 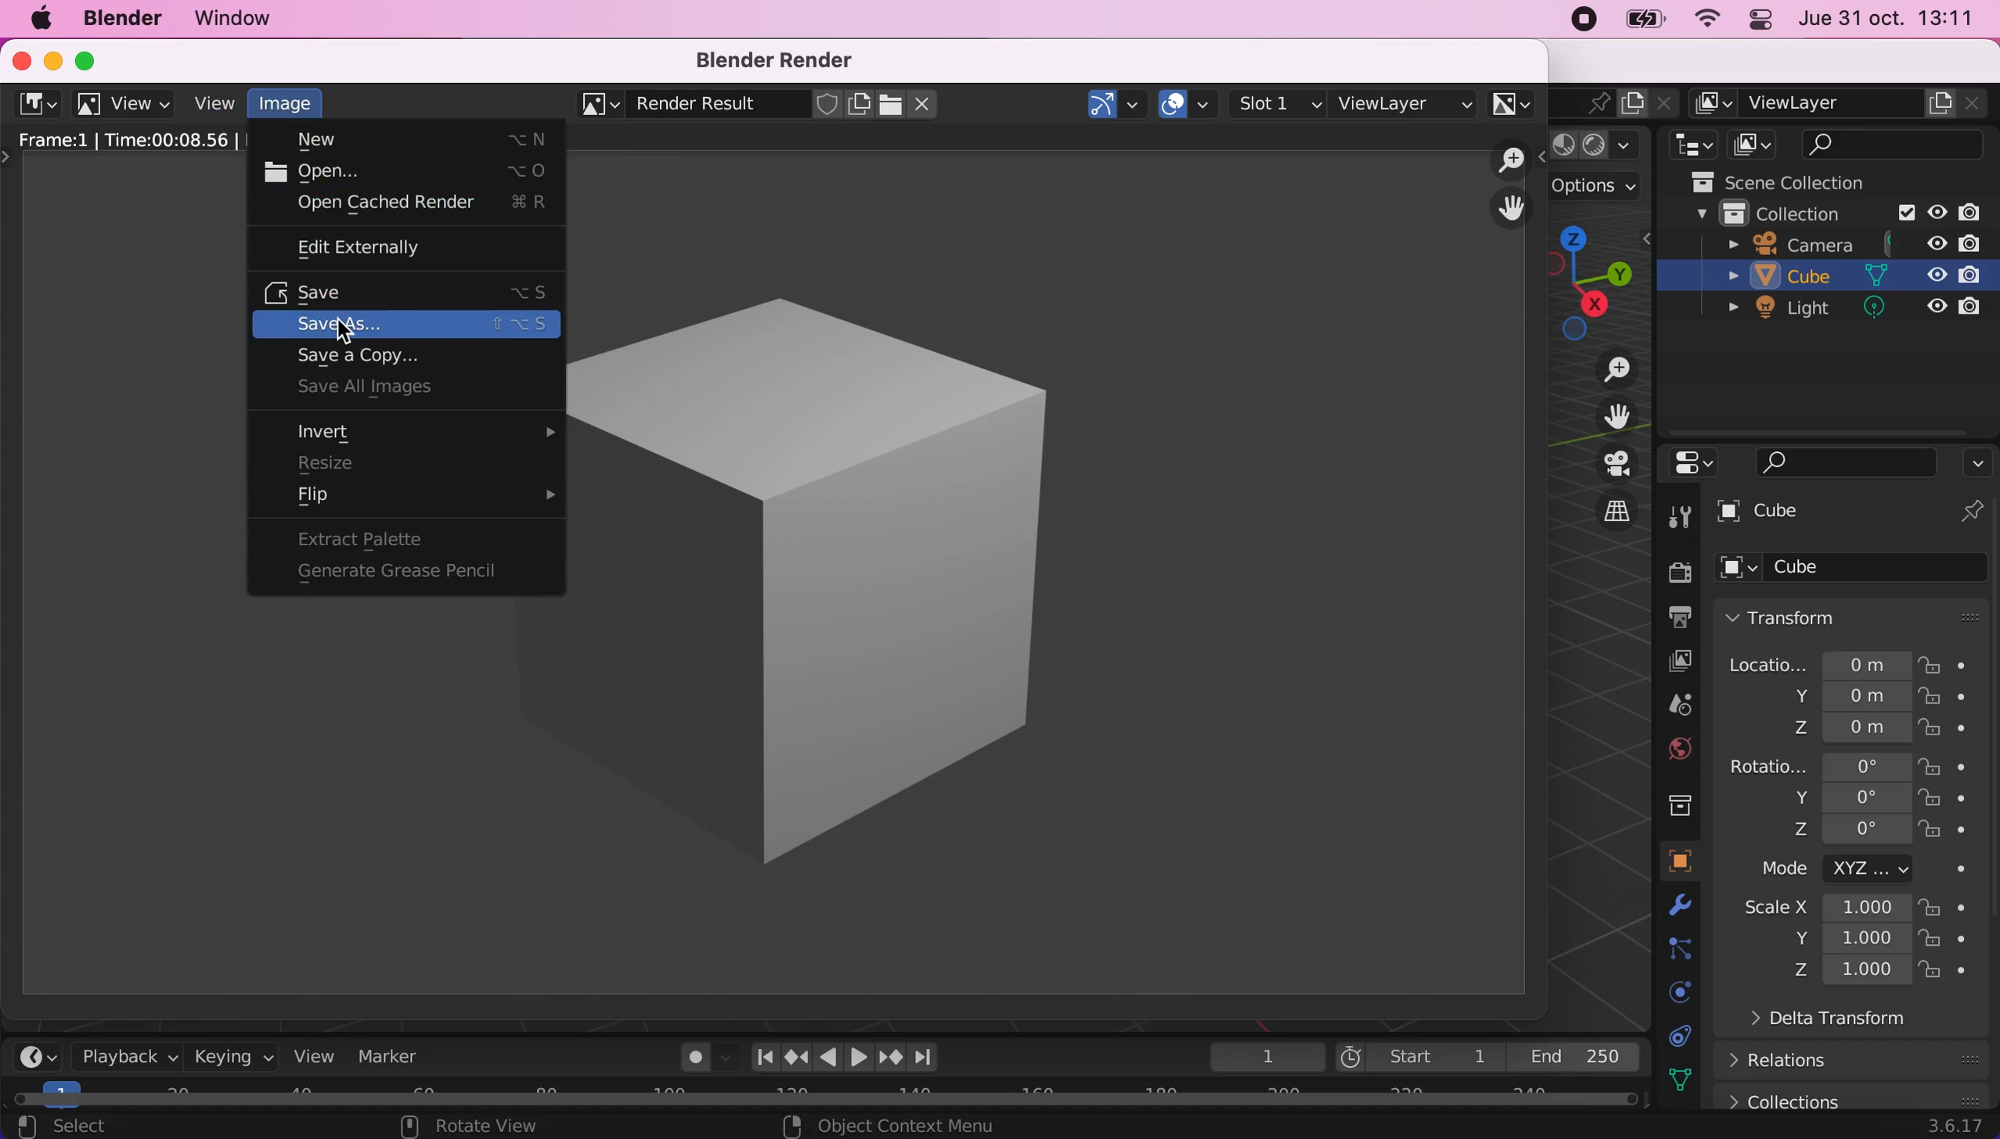 What do you see at coordinates (1602, 279) in the screenshot?
I see `click shortcut drag` at bounding box center [1602, 279].